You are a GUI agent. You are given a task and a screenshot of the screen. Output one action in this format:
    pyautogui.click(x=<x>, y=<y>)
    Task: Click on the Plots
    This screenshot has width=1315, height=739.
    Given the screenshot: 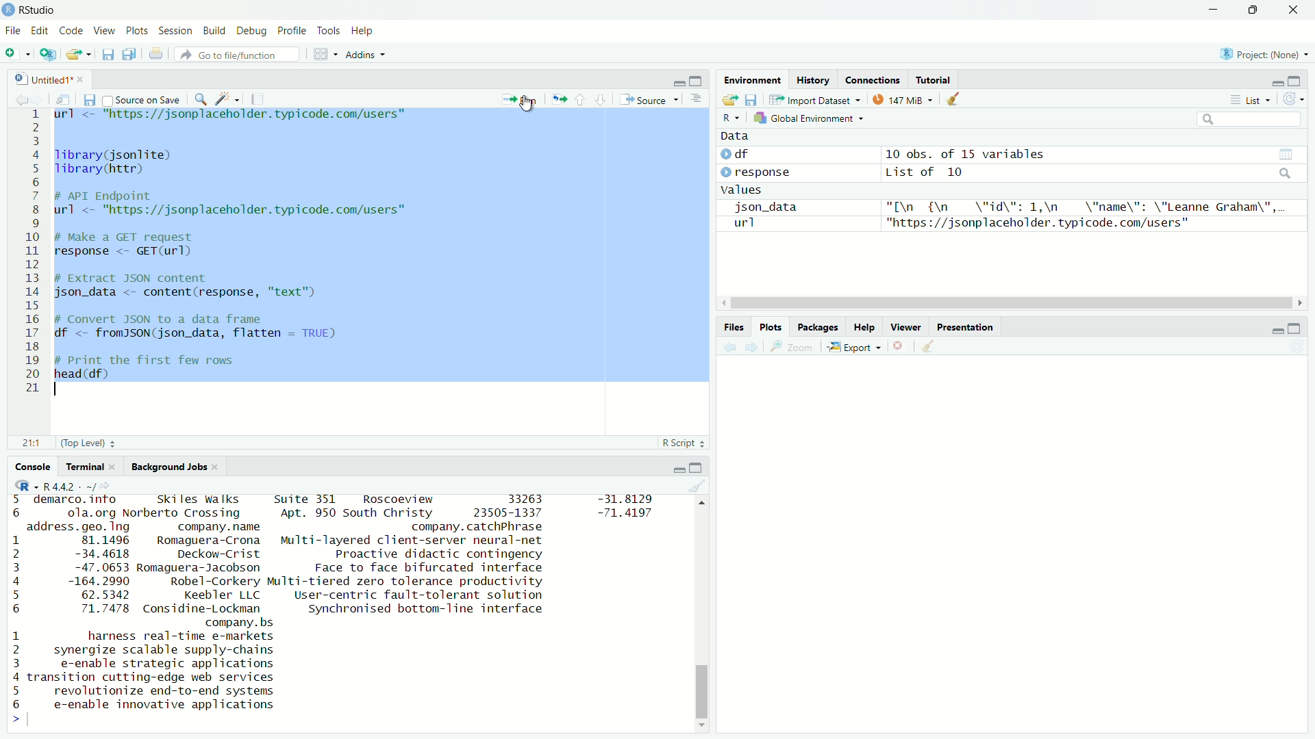 What is the action you would take?
    pyautogui.click(x=136, y=31)
    